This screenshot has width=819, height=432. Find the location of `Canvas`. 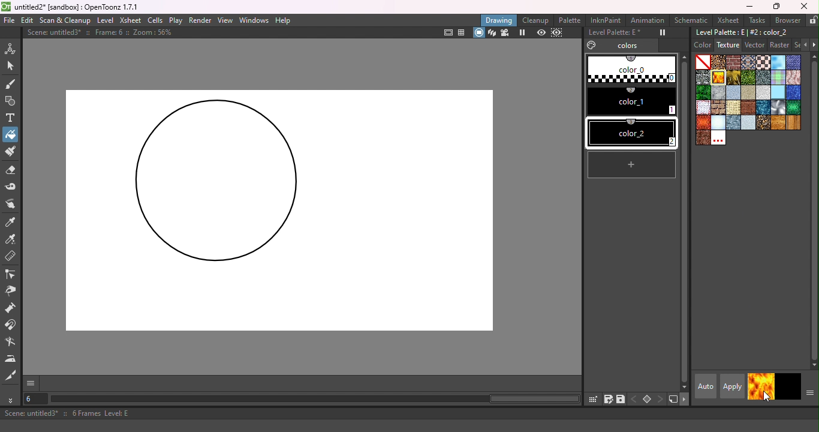

Canvas is located at coordinates (278, 209).